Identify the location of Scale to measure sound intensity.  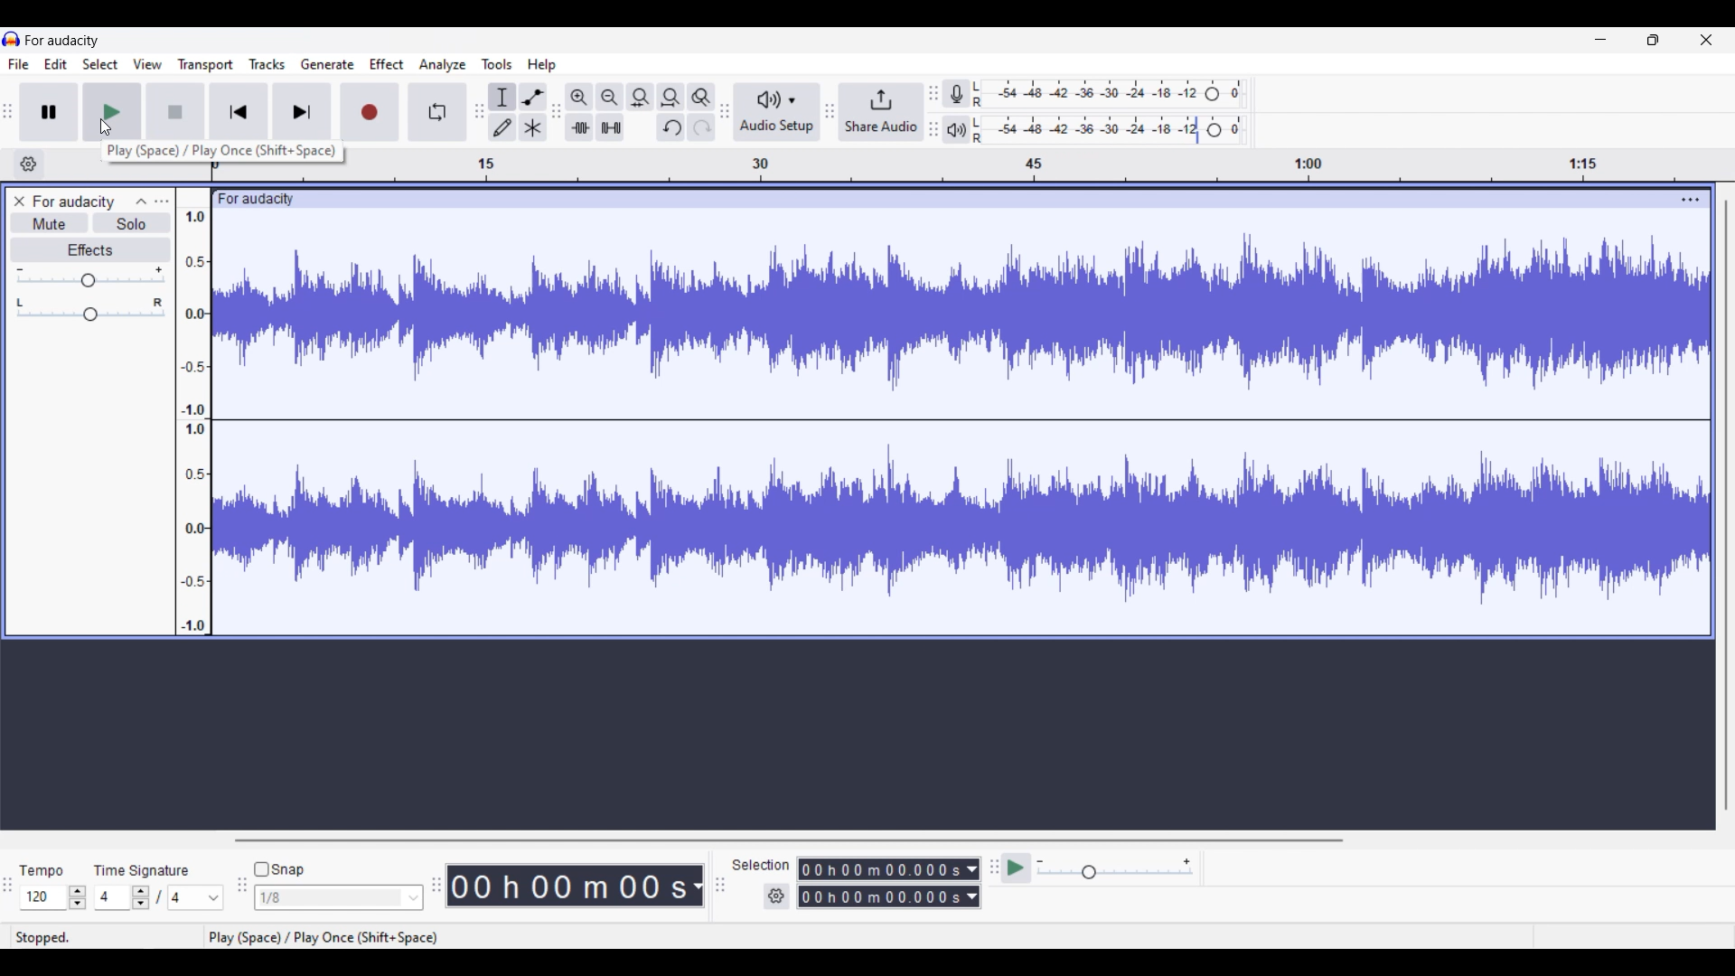
(194, 421).